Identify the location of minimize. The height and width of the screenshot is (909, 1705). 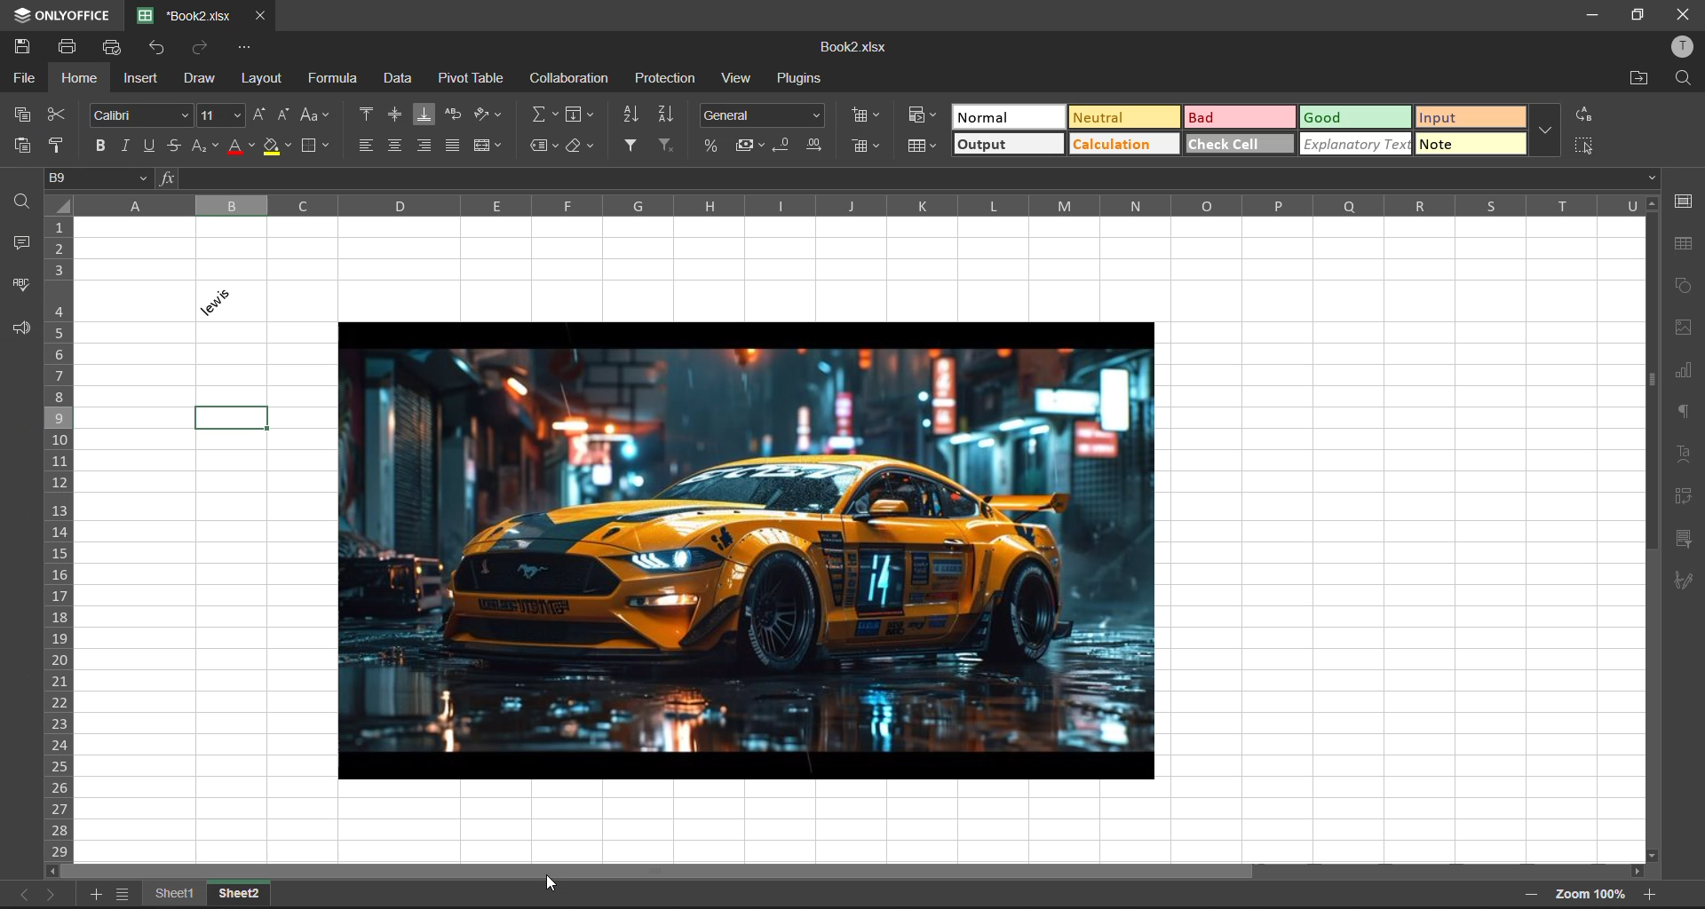
(1589, 13).